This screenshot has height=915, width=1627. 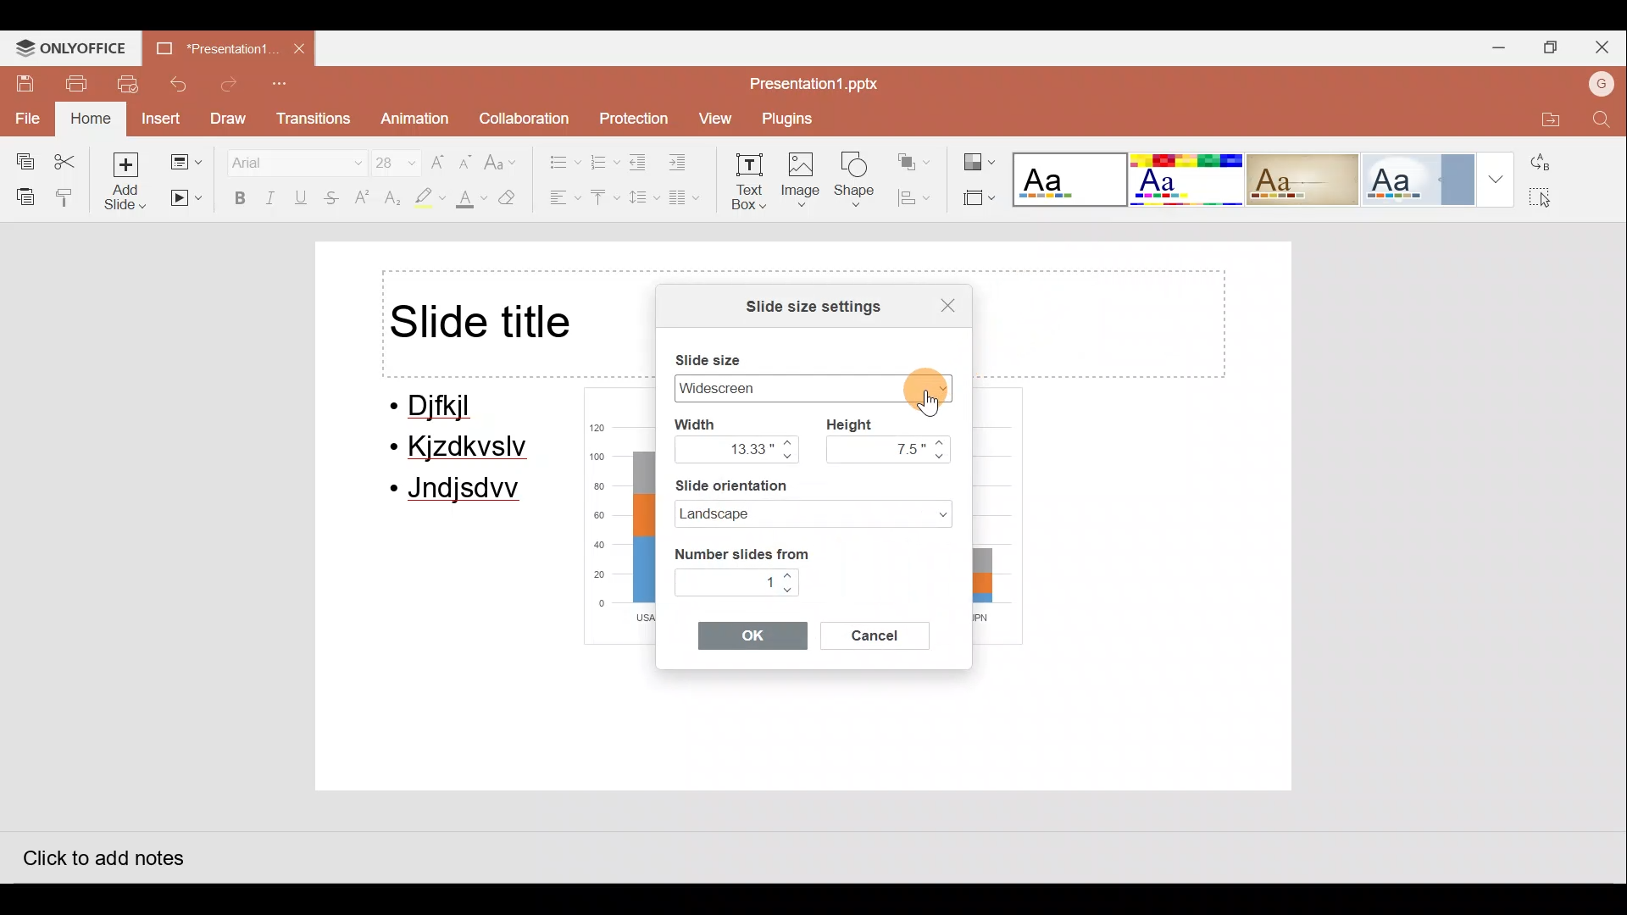 What do you see at coordinates (504, 155) in the screenshot?
I see `Change case` at bounding box center [504, 155].